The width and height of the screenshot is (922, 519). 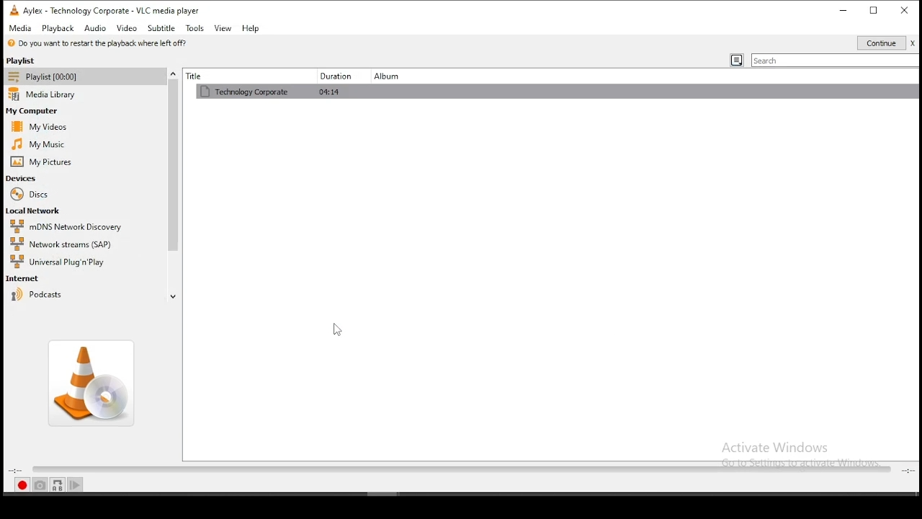 What do you see at coordinates (390, 75) in the screenshot?
I see `album` at bounding box center [390, 75].